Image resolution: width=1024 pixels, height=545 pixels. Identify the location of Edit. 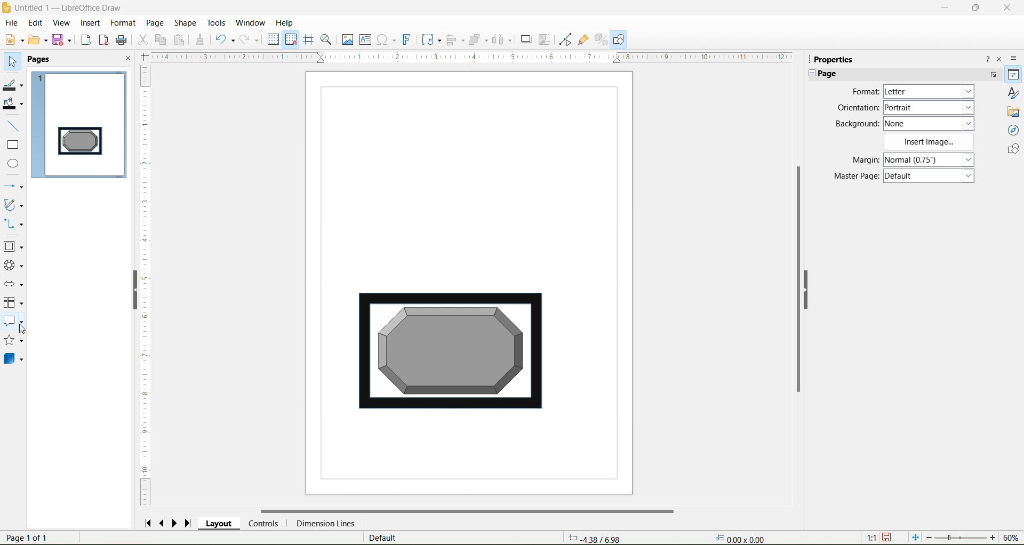
(35, 23).